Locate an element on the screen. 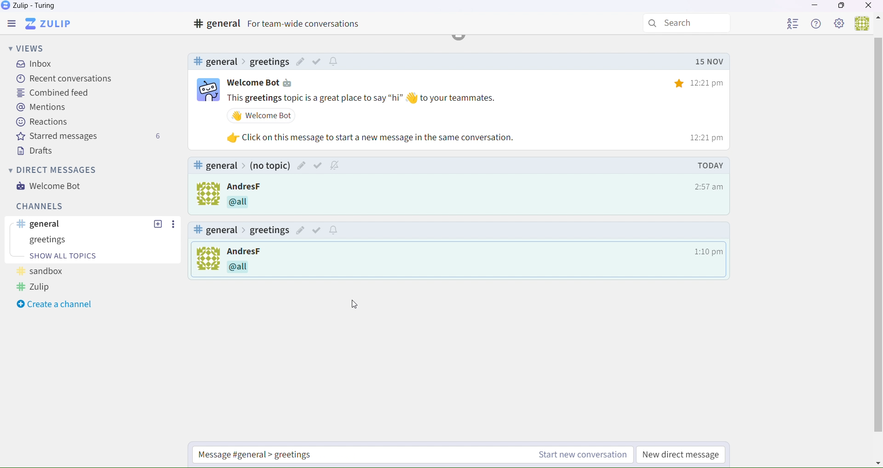 Image resolution: width=883 pixels, height=468 pixels. Experiments is located at coordinates (55, 272).